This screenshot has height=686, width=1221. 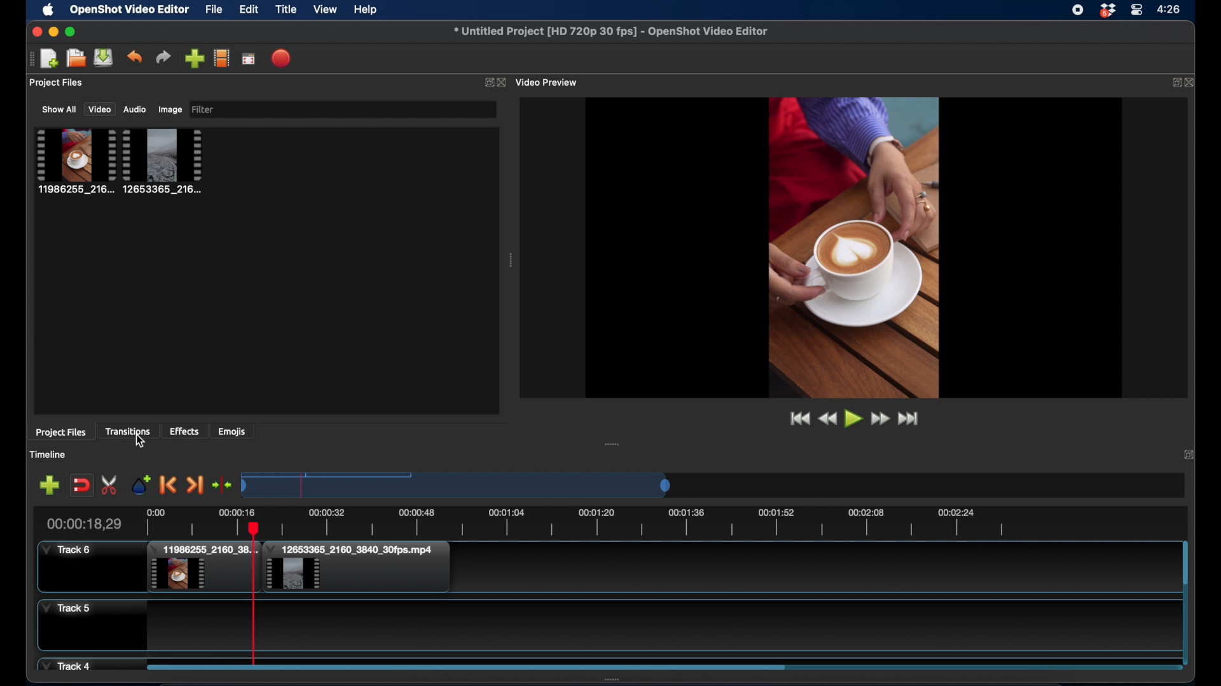 What do you see at coordinates (135, 57) in the screenshot?
I see `undo` at bounding box center [135, 57].